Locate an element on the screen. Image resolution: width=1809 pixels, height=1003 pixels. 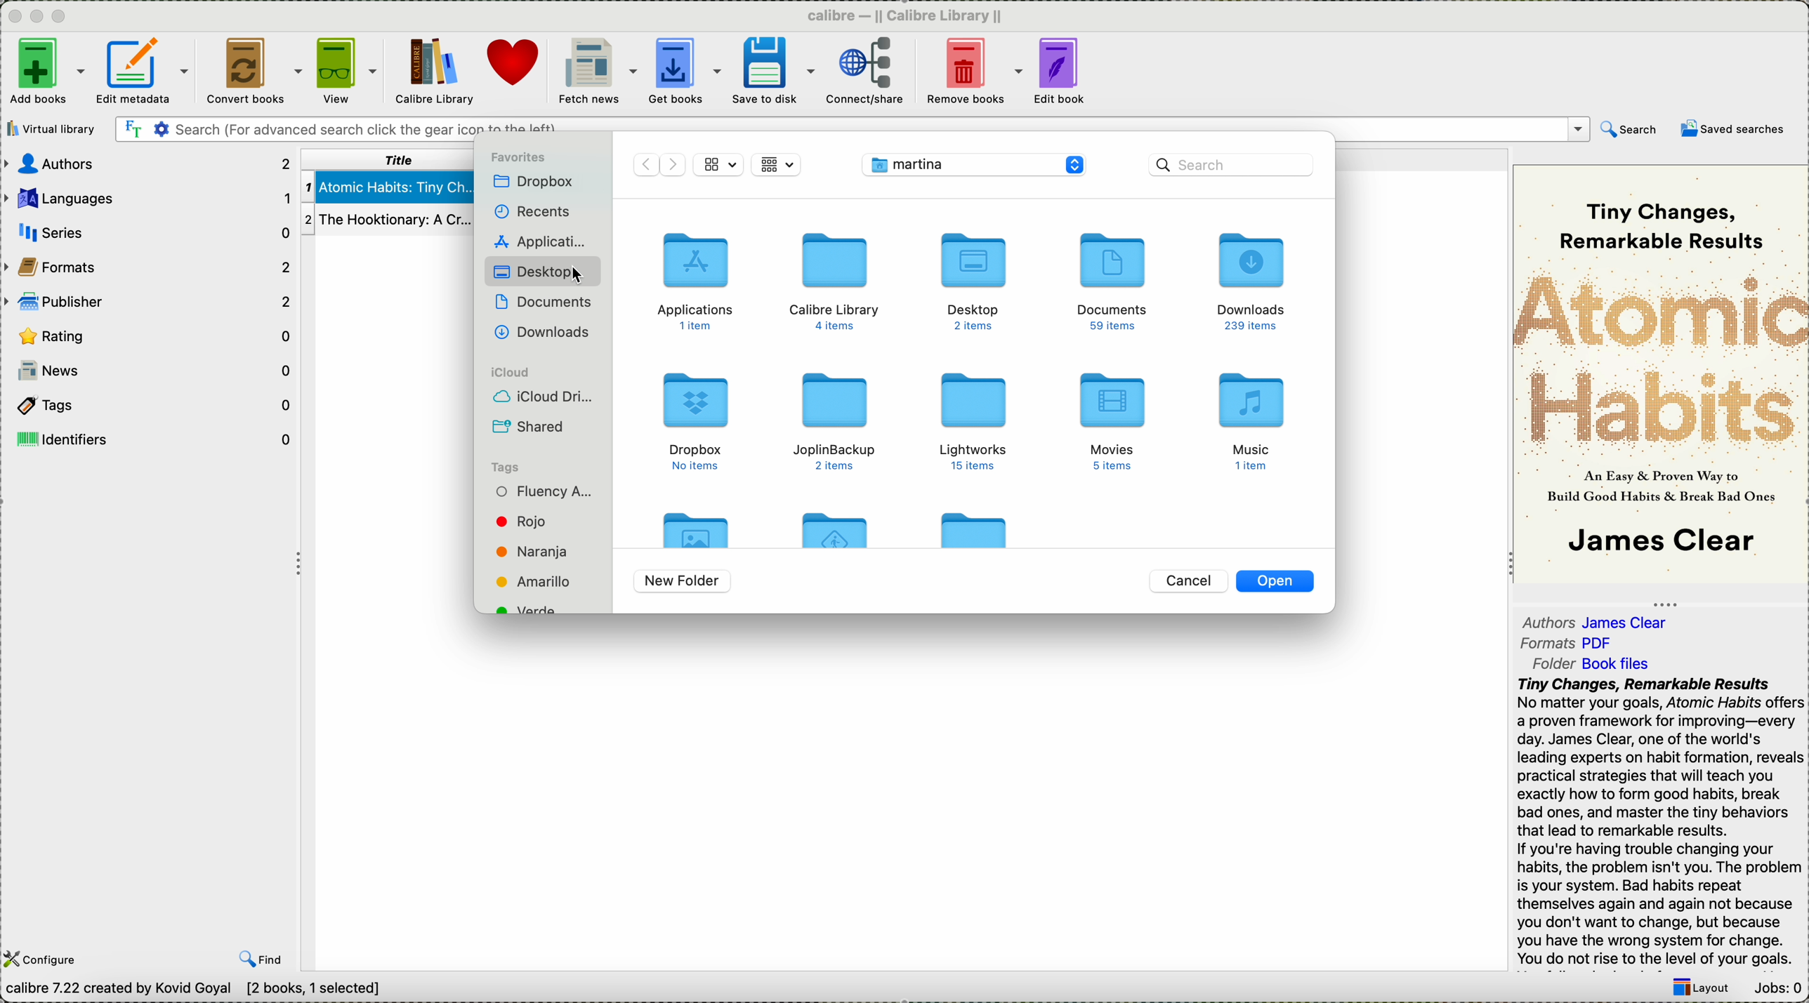
fetch news is located at coordinates (597, 72).